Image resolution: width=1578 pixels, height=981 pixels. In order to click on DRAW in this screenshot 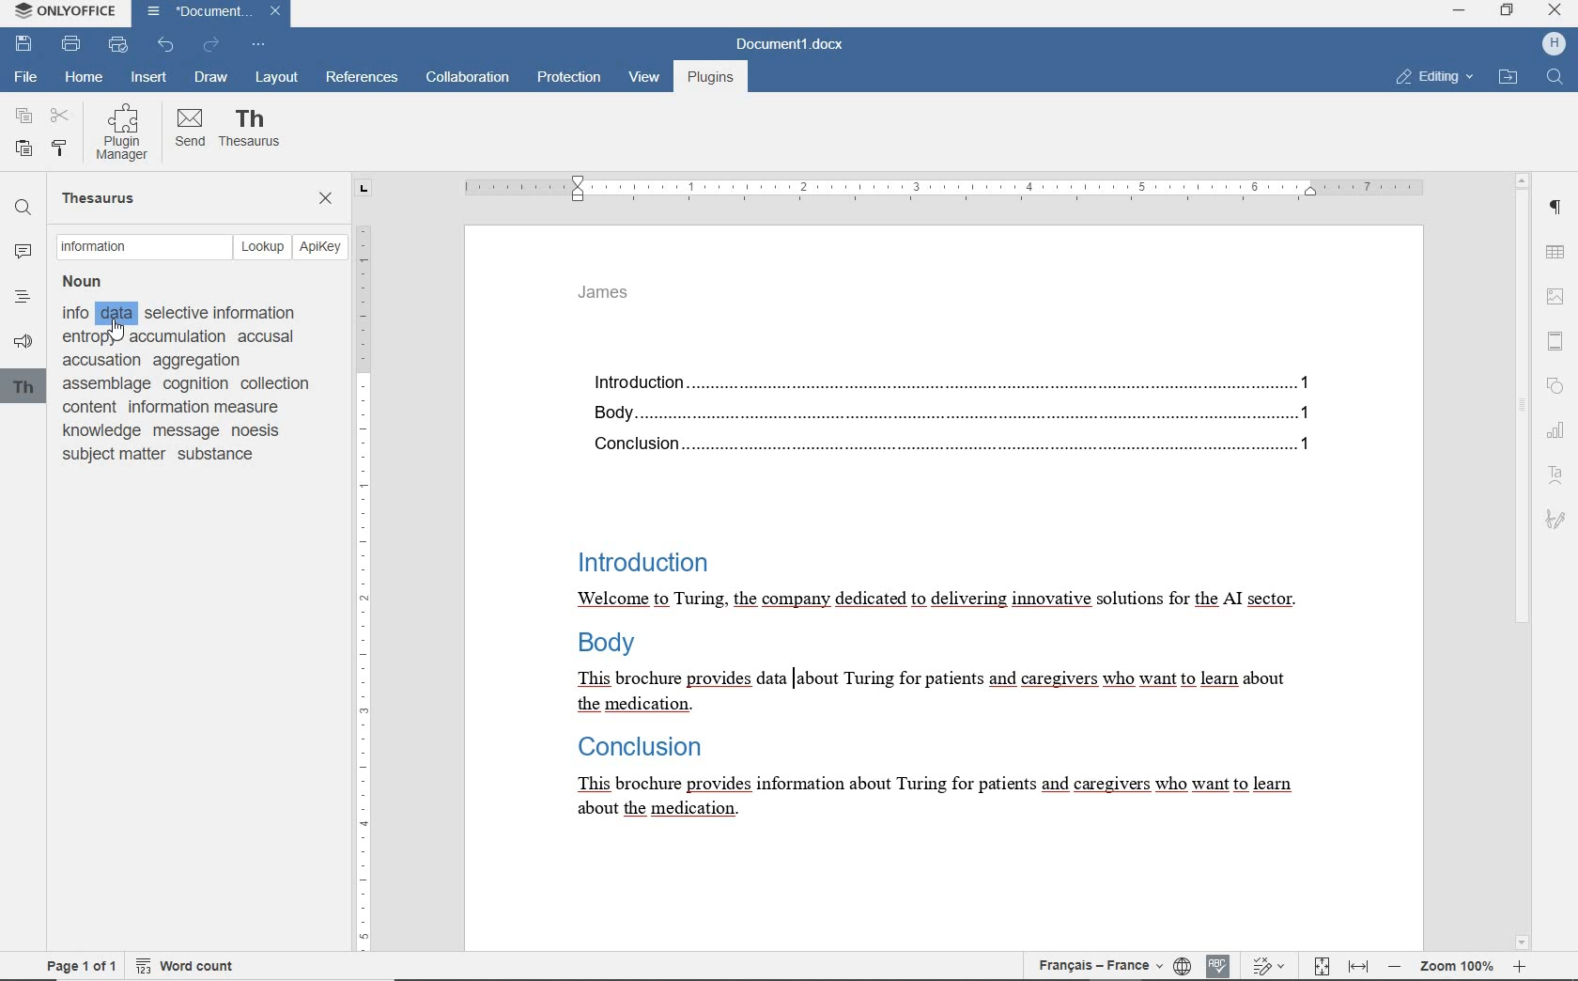, I will do `click(211, 77)`.